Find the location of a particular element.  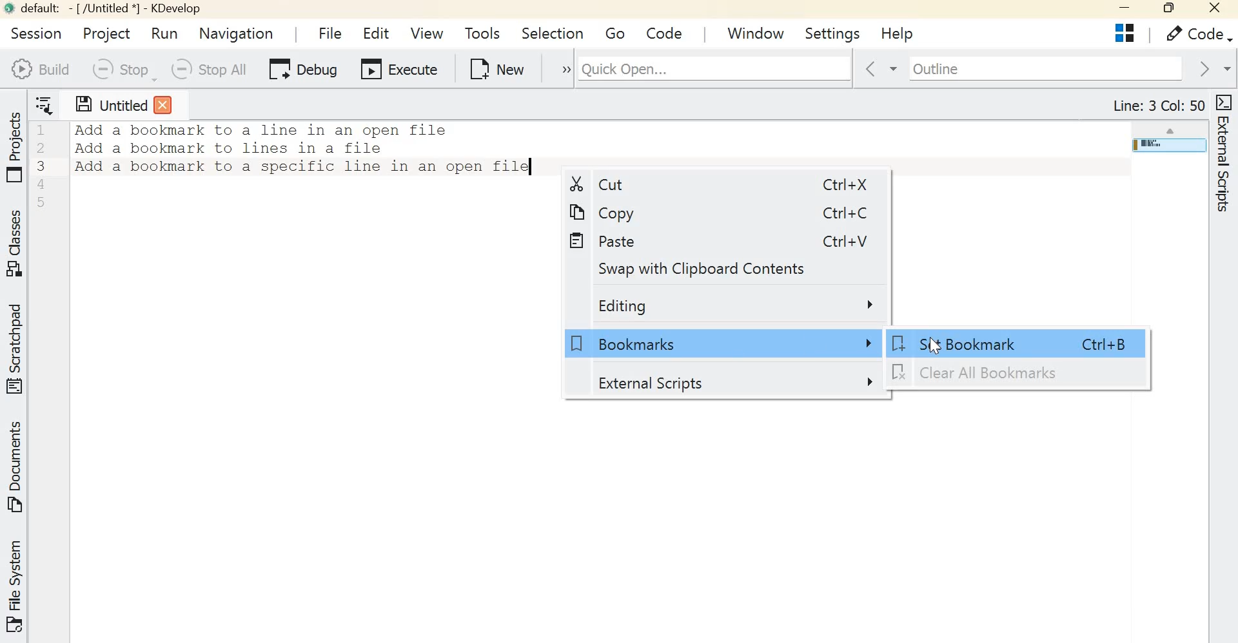

Outline is located at coordinates (1043, 68).